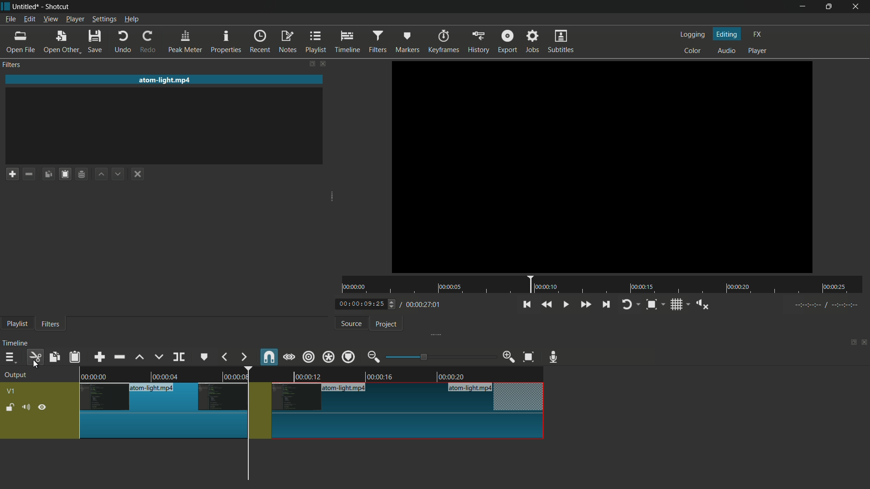  What do you see at coordinates (702, 304) in the screenshot?
I see `show volume control` at bounding box center [702, 304].